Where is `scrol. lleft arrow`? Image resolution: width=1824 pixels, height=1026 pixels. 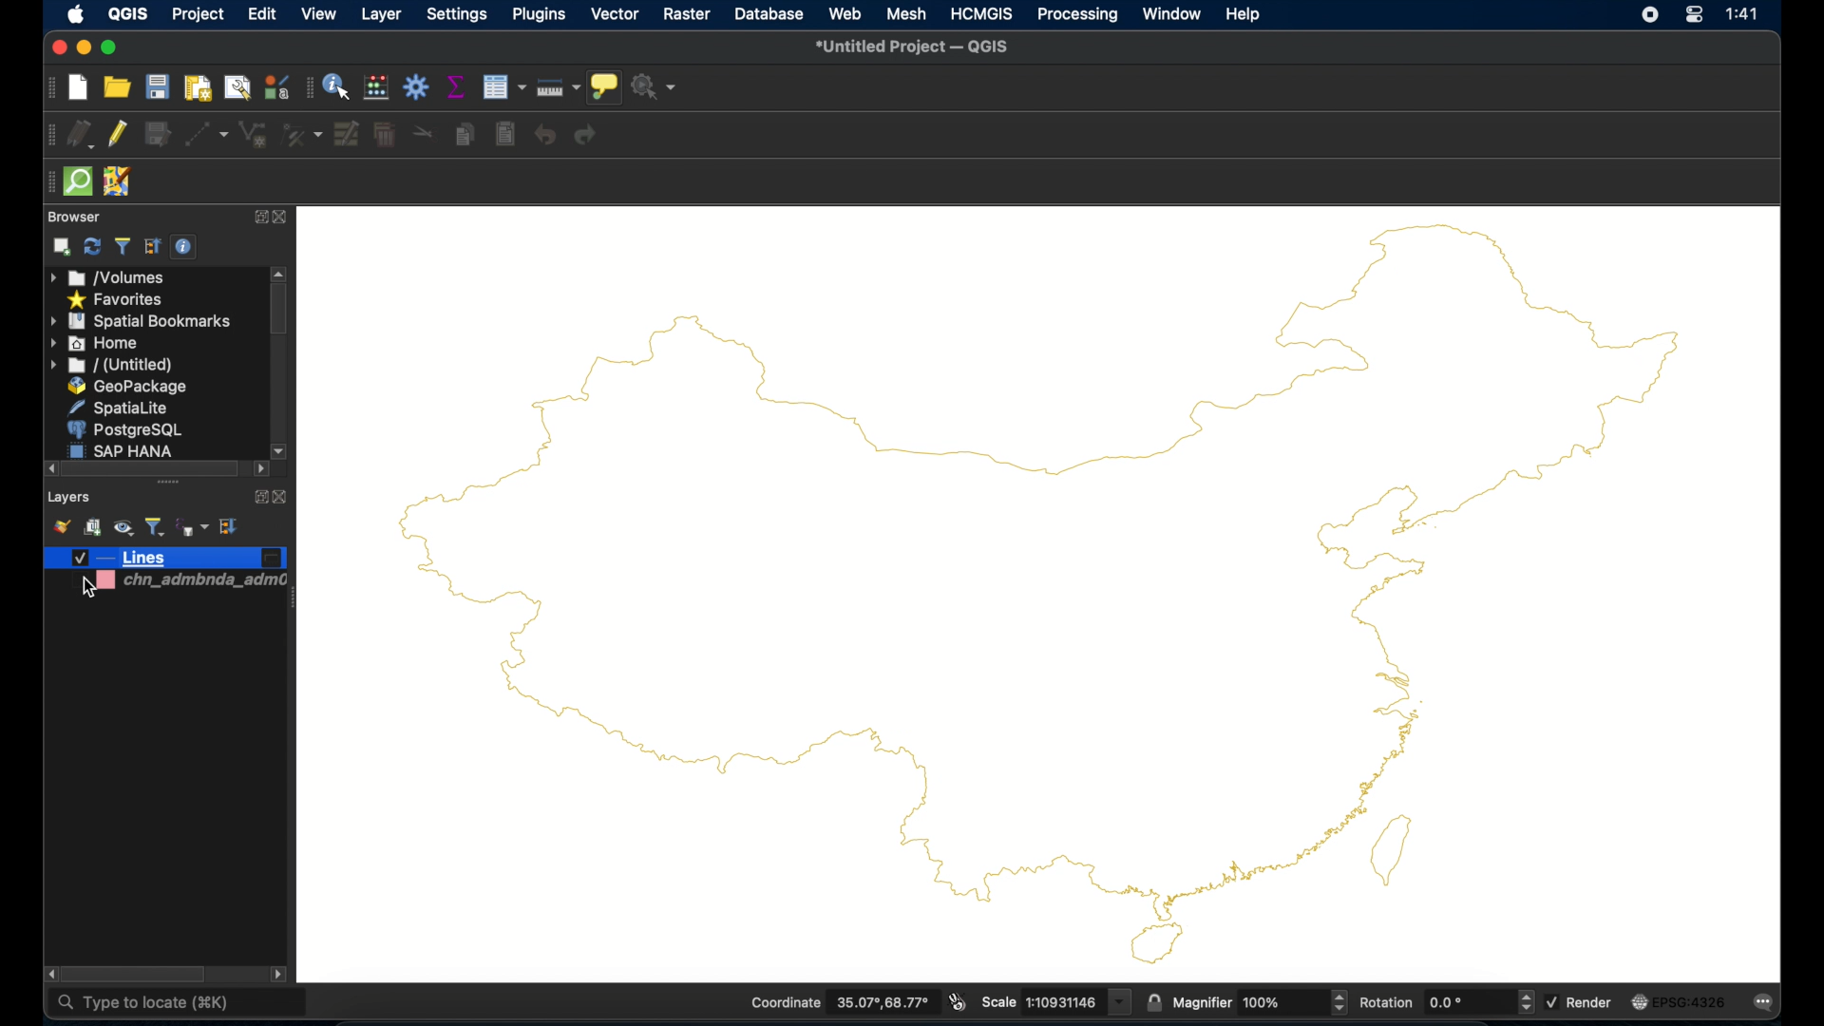 scrol. lleft arrow is located at coordinates (281, 976).